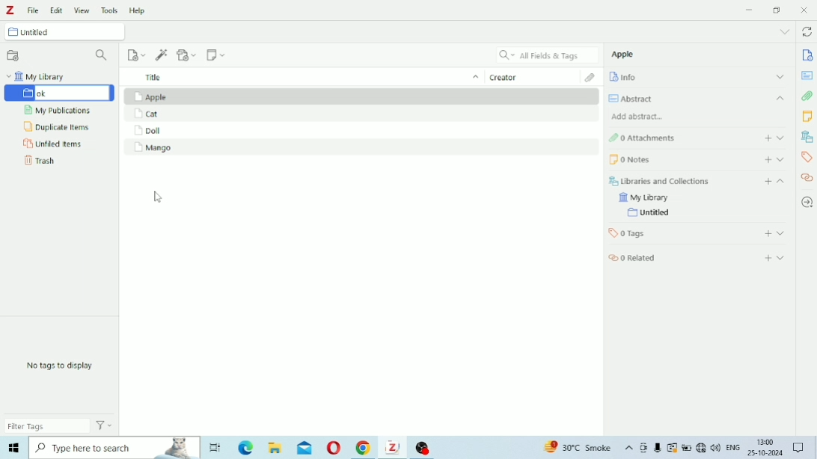  I want to click on Libraries and Collections, so click(806, 136).